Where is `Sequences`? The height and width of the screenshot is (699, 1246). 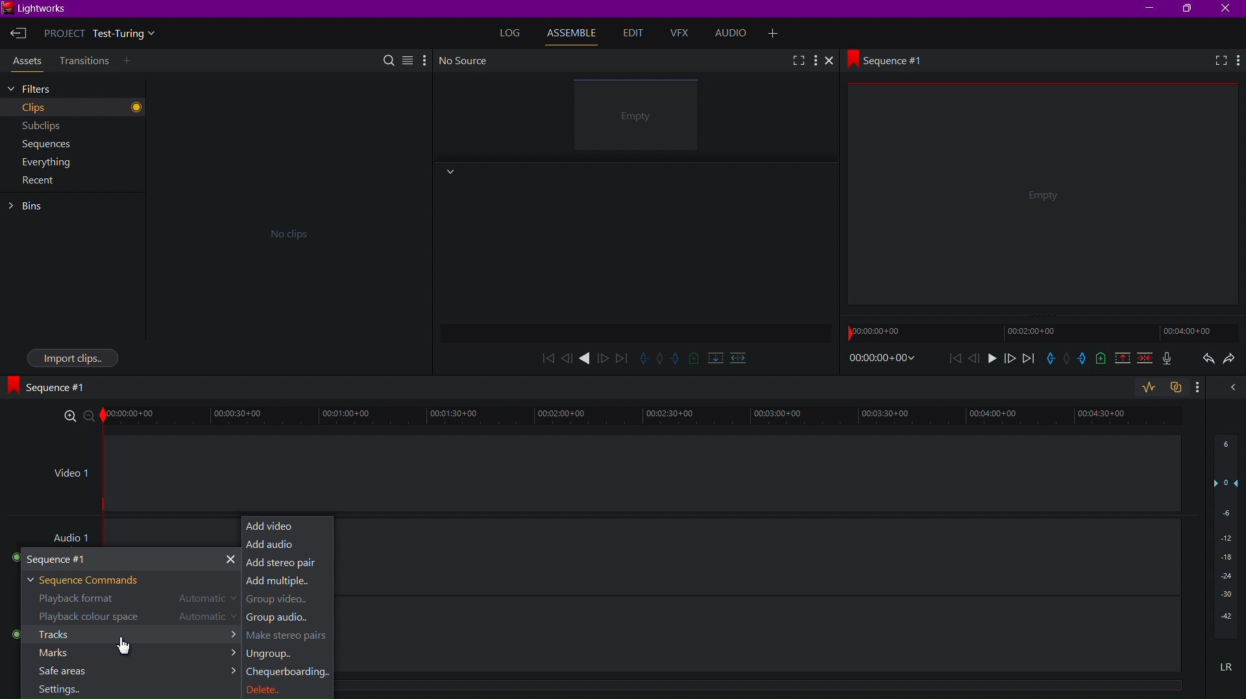 Sequences is located at coordinates (42, 145).